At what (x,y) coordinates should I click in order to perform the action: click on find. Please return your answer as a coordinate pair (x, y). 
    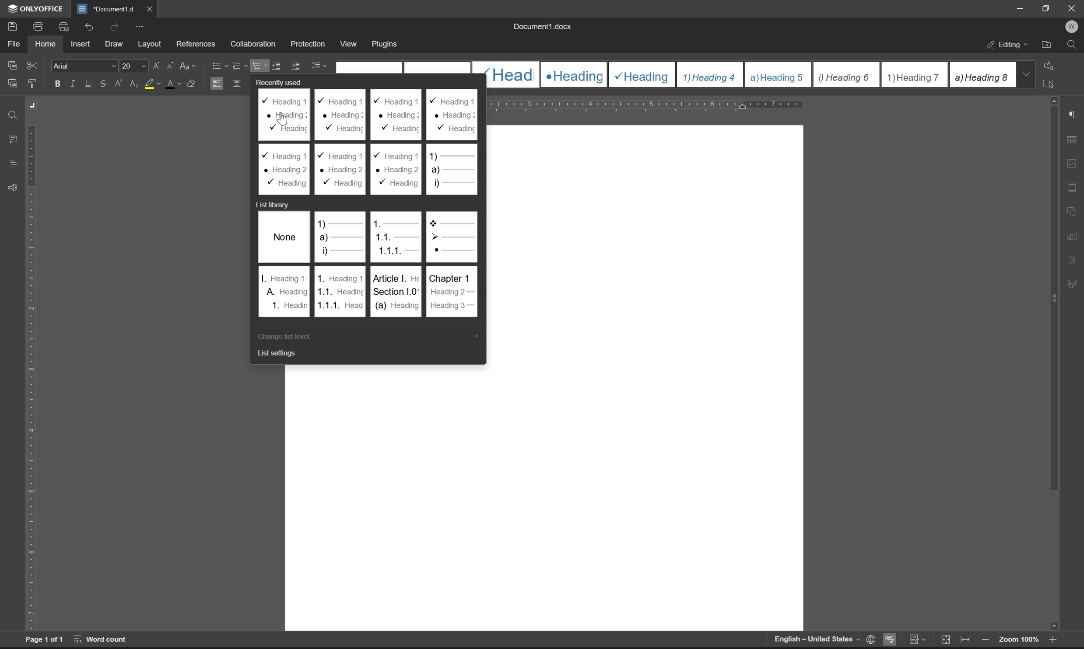
    Looking at the image, I should click on (1072, 45).